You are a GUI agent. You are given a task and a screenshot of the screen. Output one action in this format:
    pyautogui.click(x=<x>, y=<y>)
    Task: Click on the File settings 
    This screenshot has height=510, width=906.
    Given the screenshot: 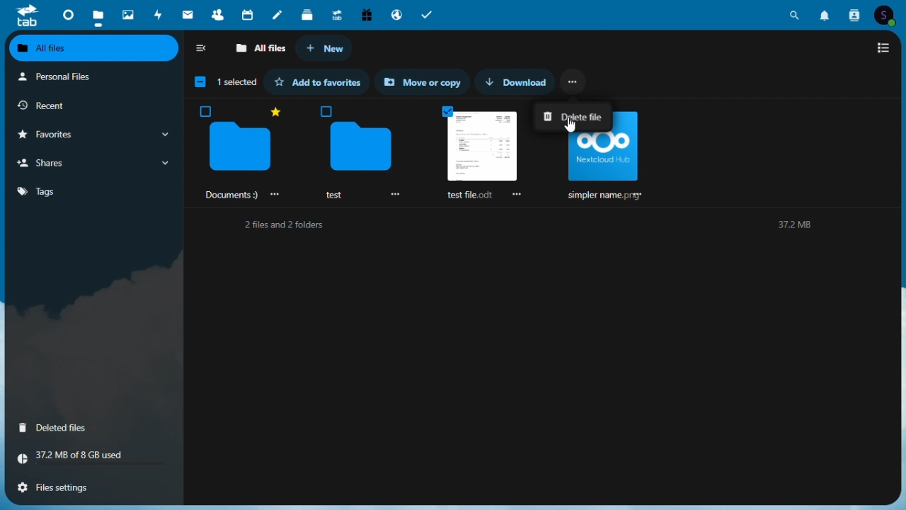 What is the action you would take?
    pyautogui.click(x=88, y=490)
    